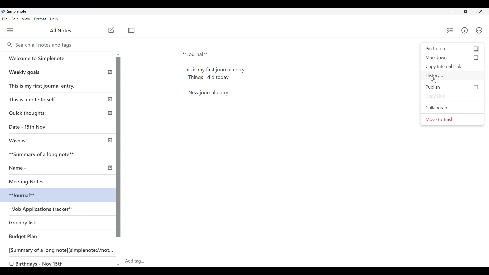  What do you see at coordinates (28, 127) in the screenshot?
I see `Date - 15th Nov` at bounding box center [28, 127].